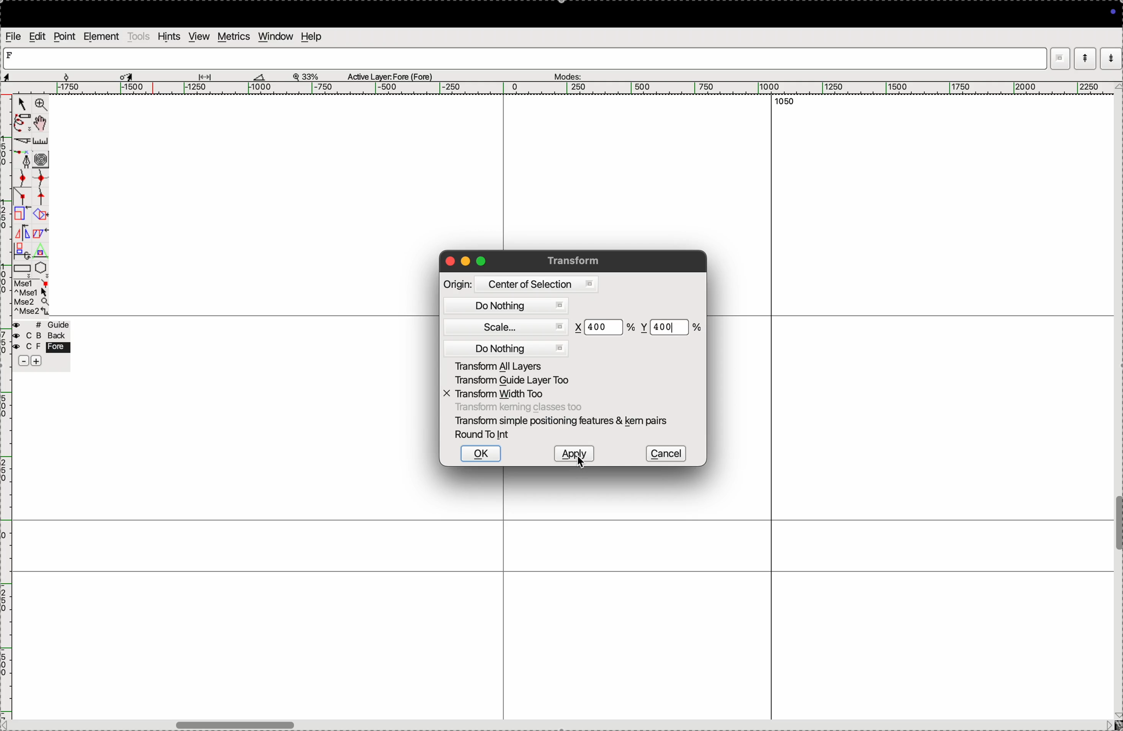 The height and width of the screenshot is (731, 1123). I want to click on toogle, so click(1118, 526).